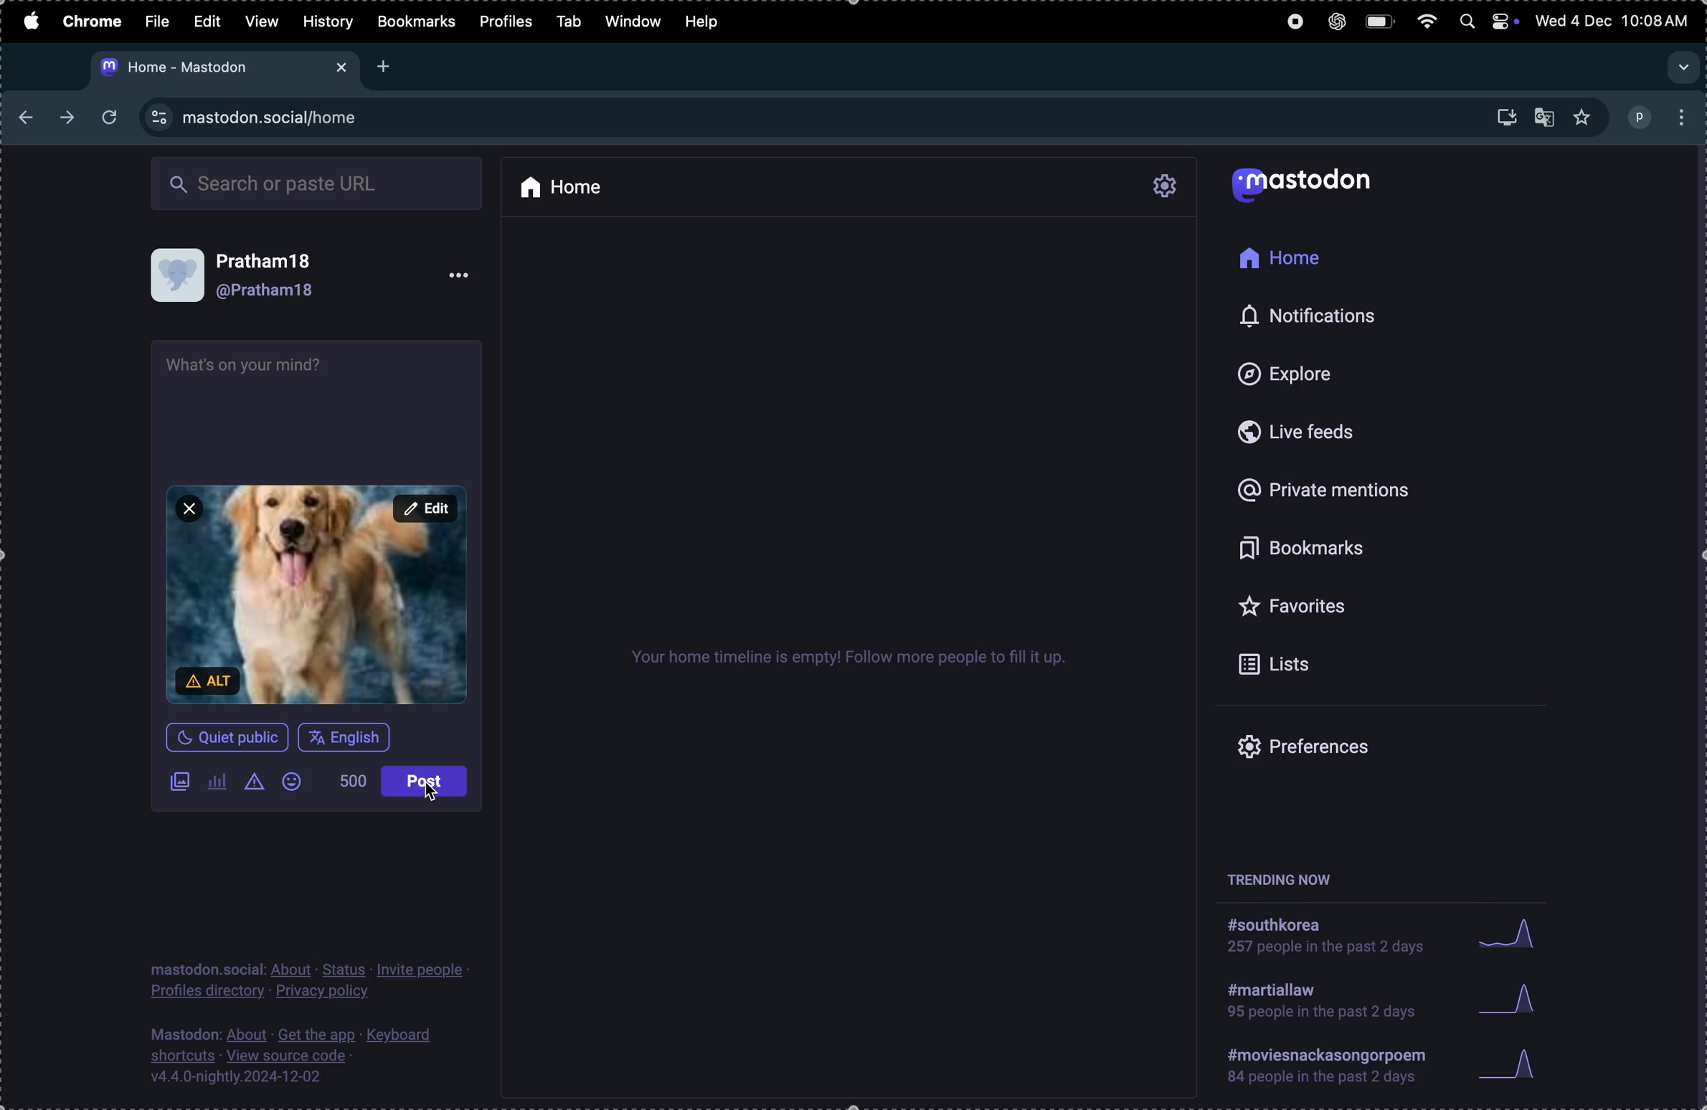 This screenshot has height=1110, width=1707. Describe the element at coordinates (422, 781) in the screenshot. I see `Post` at that location.